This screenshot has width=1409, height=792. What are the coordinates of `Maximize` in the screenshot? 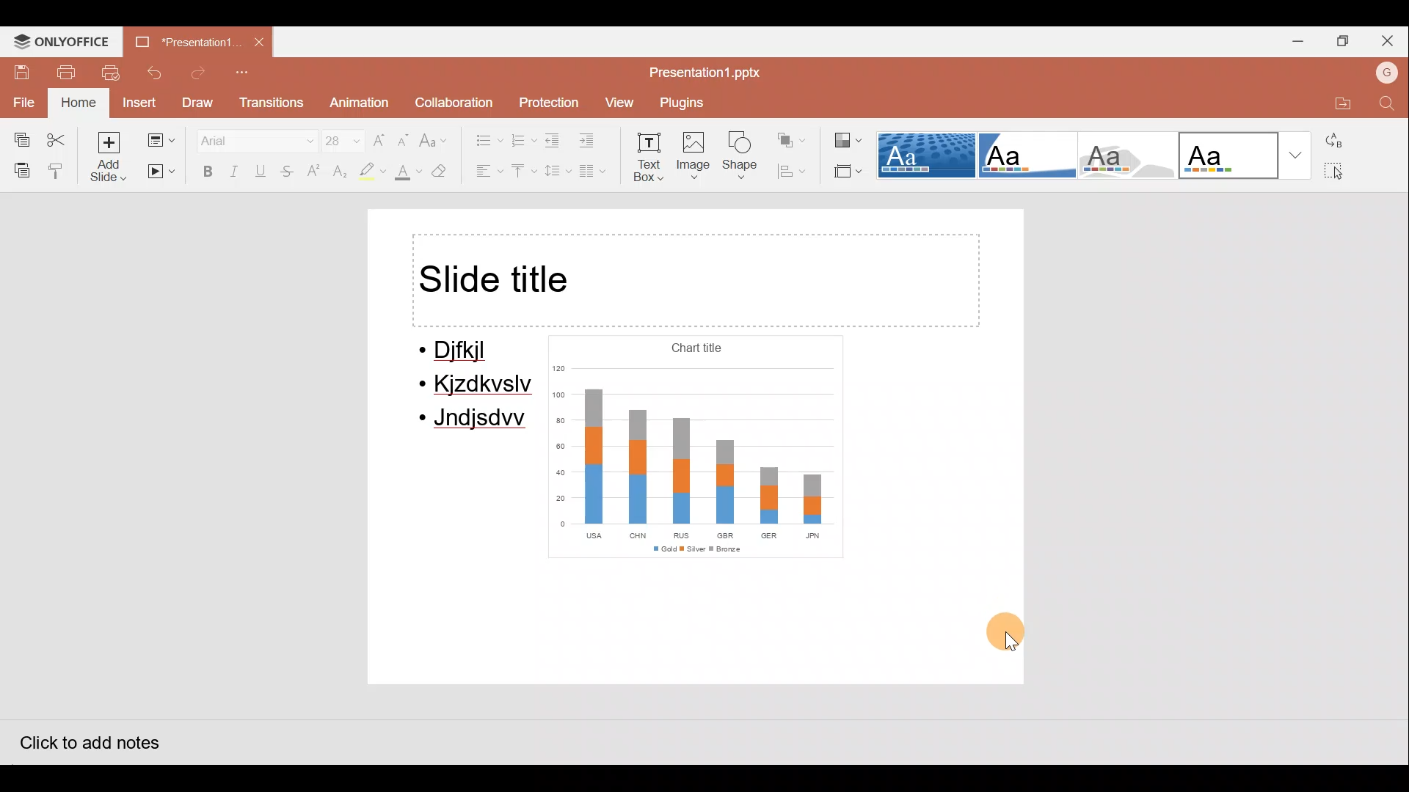 It's located at (1341, 37).